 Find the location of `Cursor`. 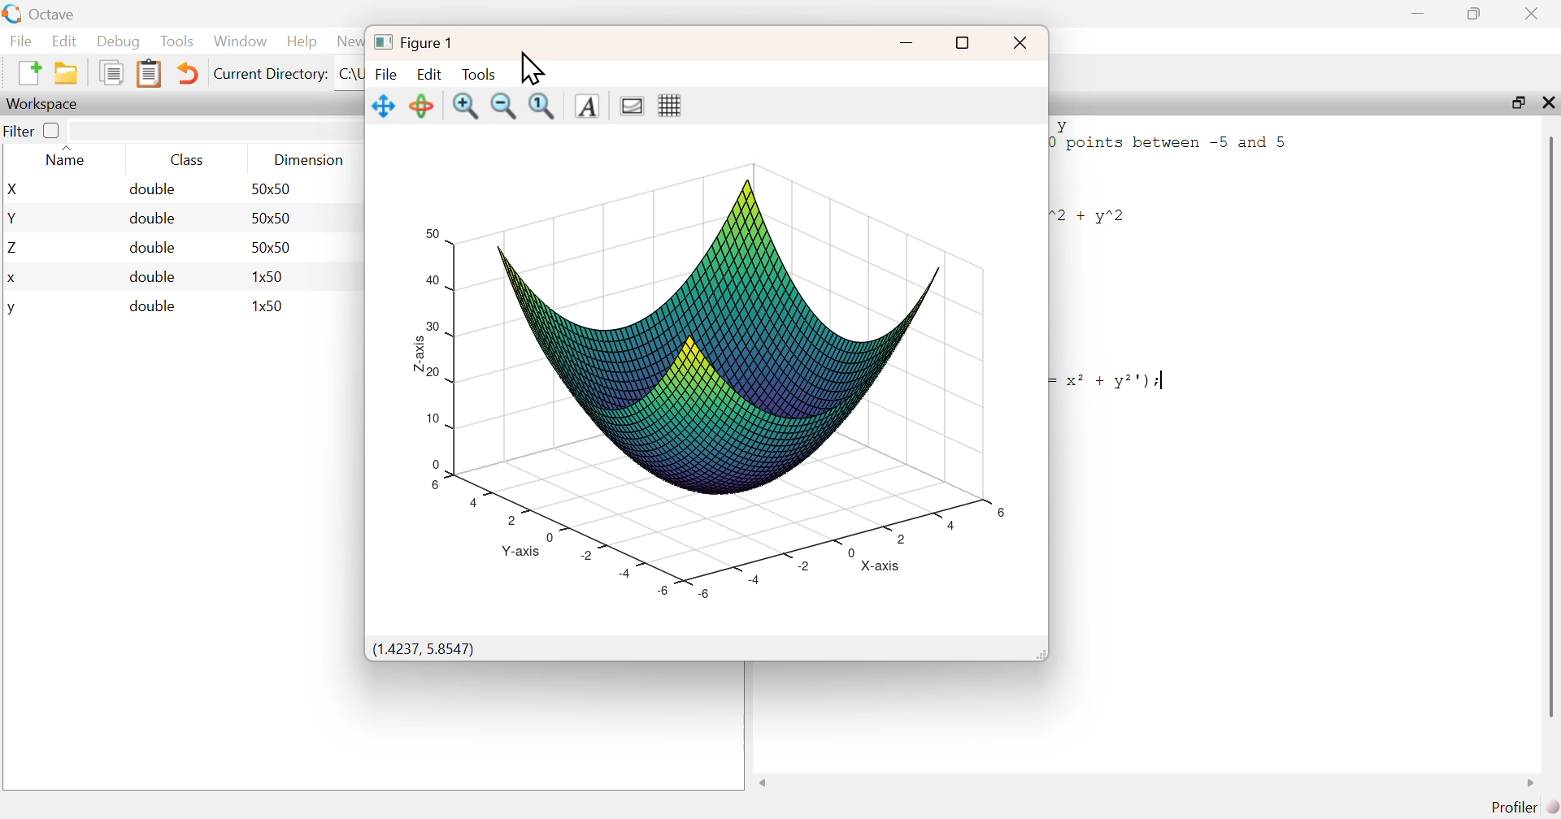

Cursor is located at coordinates (530, 69).